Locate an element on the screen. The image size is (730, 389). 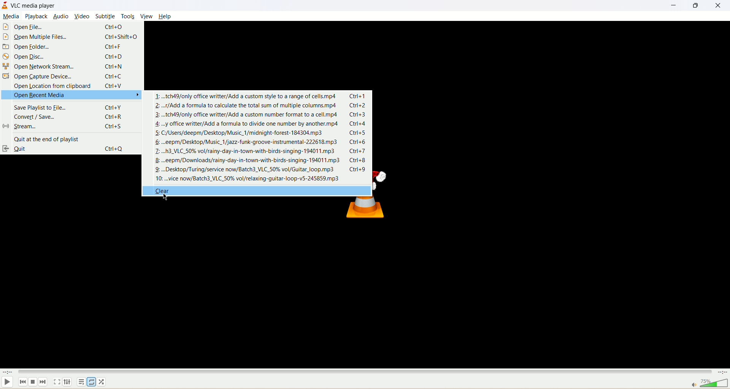
full screen is located at coordinates (57, 381).